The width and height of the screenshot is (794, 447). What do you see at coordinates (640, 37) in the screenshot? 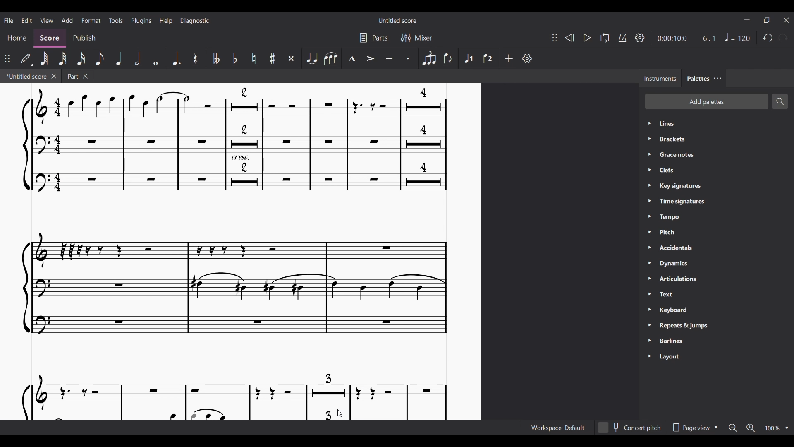
I see `Playback settings` at bounding box center [640, 37].